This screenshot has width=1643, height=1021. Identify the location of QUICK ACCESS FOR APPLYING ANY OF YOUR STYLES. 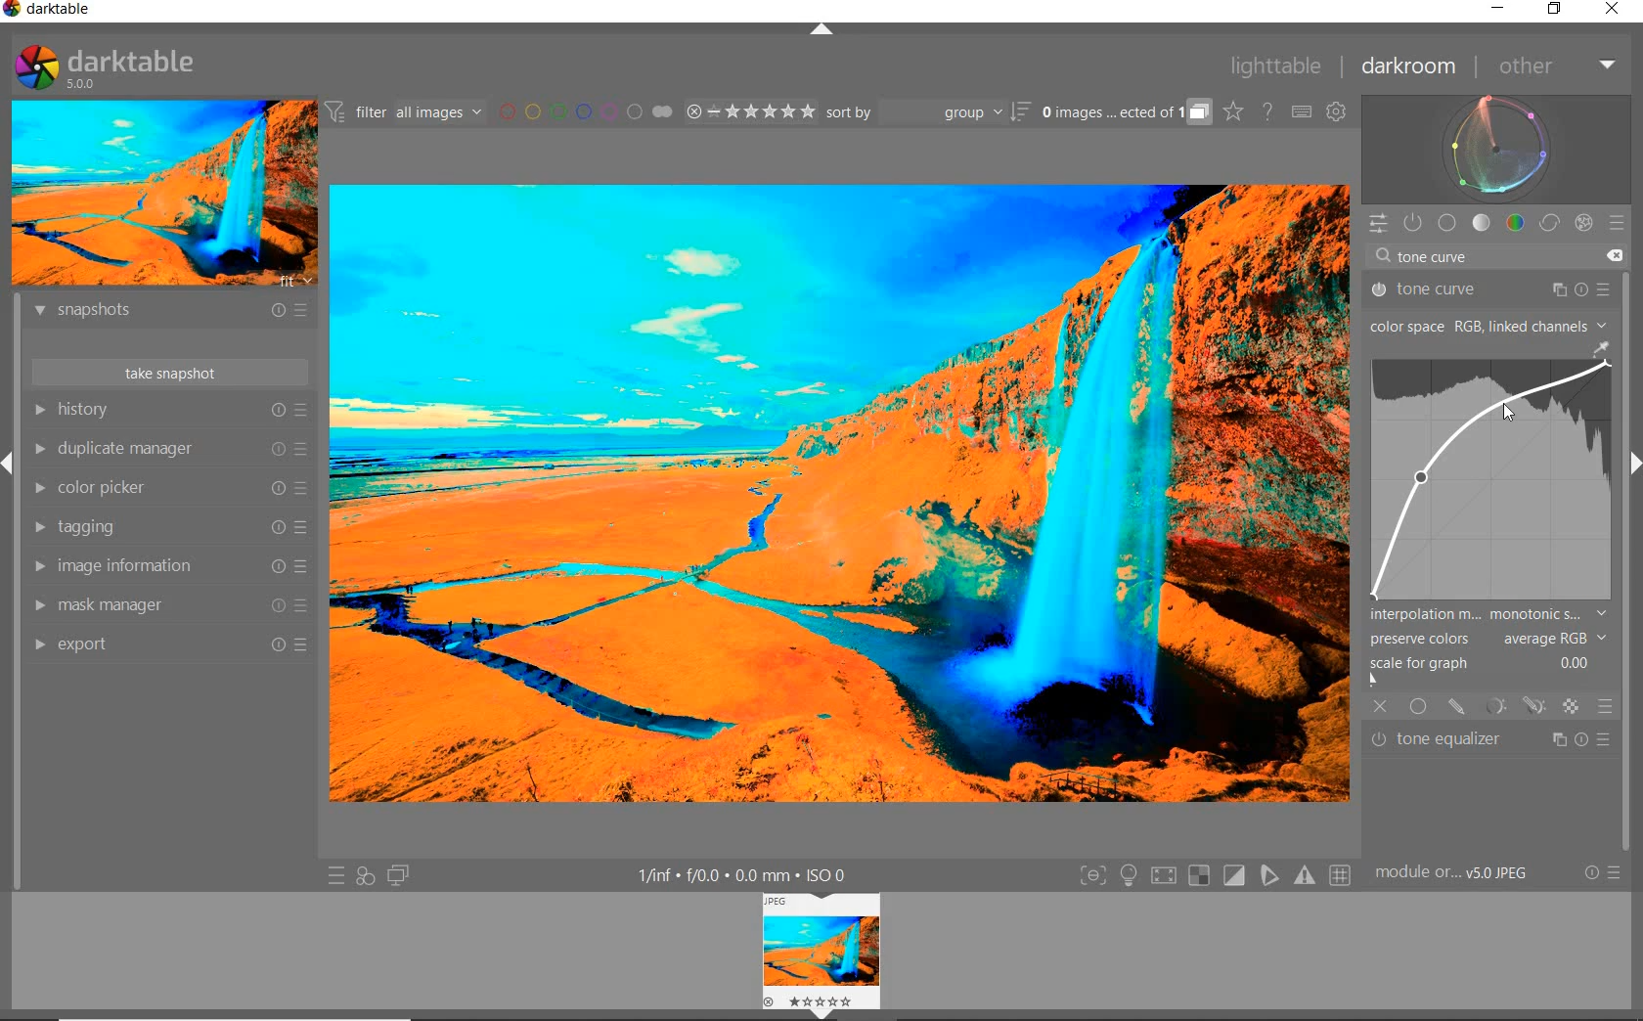
(364, 877).